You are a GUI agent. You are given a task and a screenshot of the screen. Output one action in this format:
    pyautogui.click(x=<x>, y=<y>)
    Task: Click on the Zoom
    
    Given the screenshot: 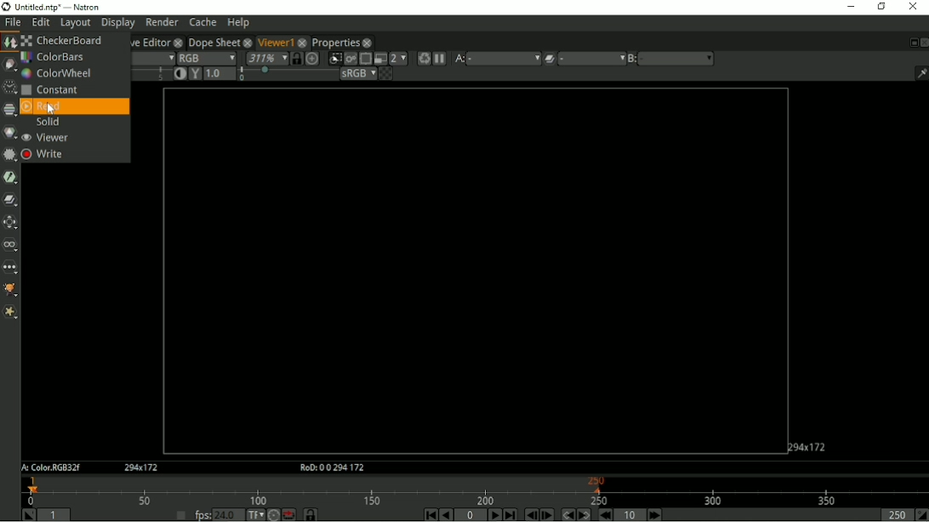 What is the action you would take?
    pyautogui.click(x=265, y=58)
    